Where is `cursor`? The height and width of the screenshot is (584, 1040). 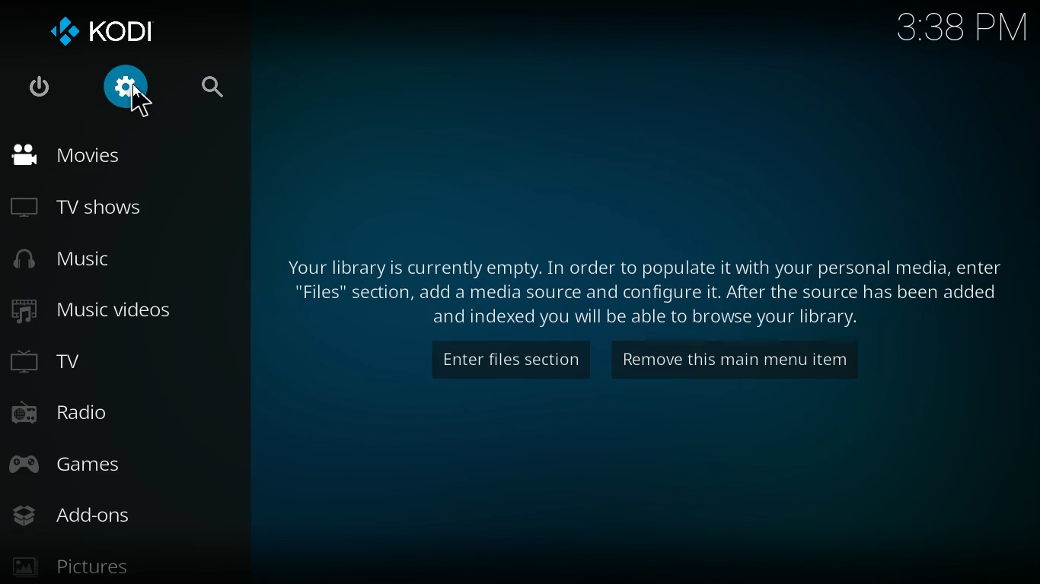
cursor is located at coordinates (146, 103).